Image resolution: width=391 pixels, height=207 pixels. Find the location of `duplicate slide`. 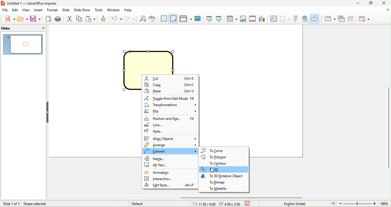

duplicate slide is located at coordinates (342, 19).